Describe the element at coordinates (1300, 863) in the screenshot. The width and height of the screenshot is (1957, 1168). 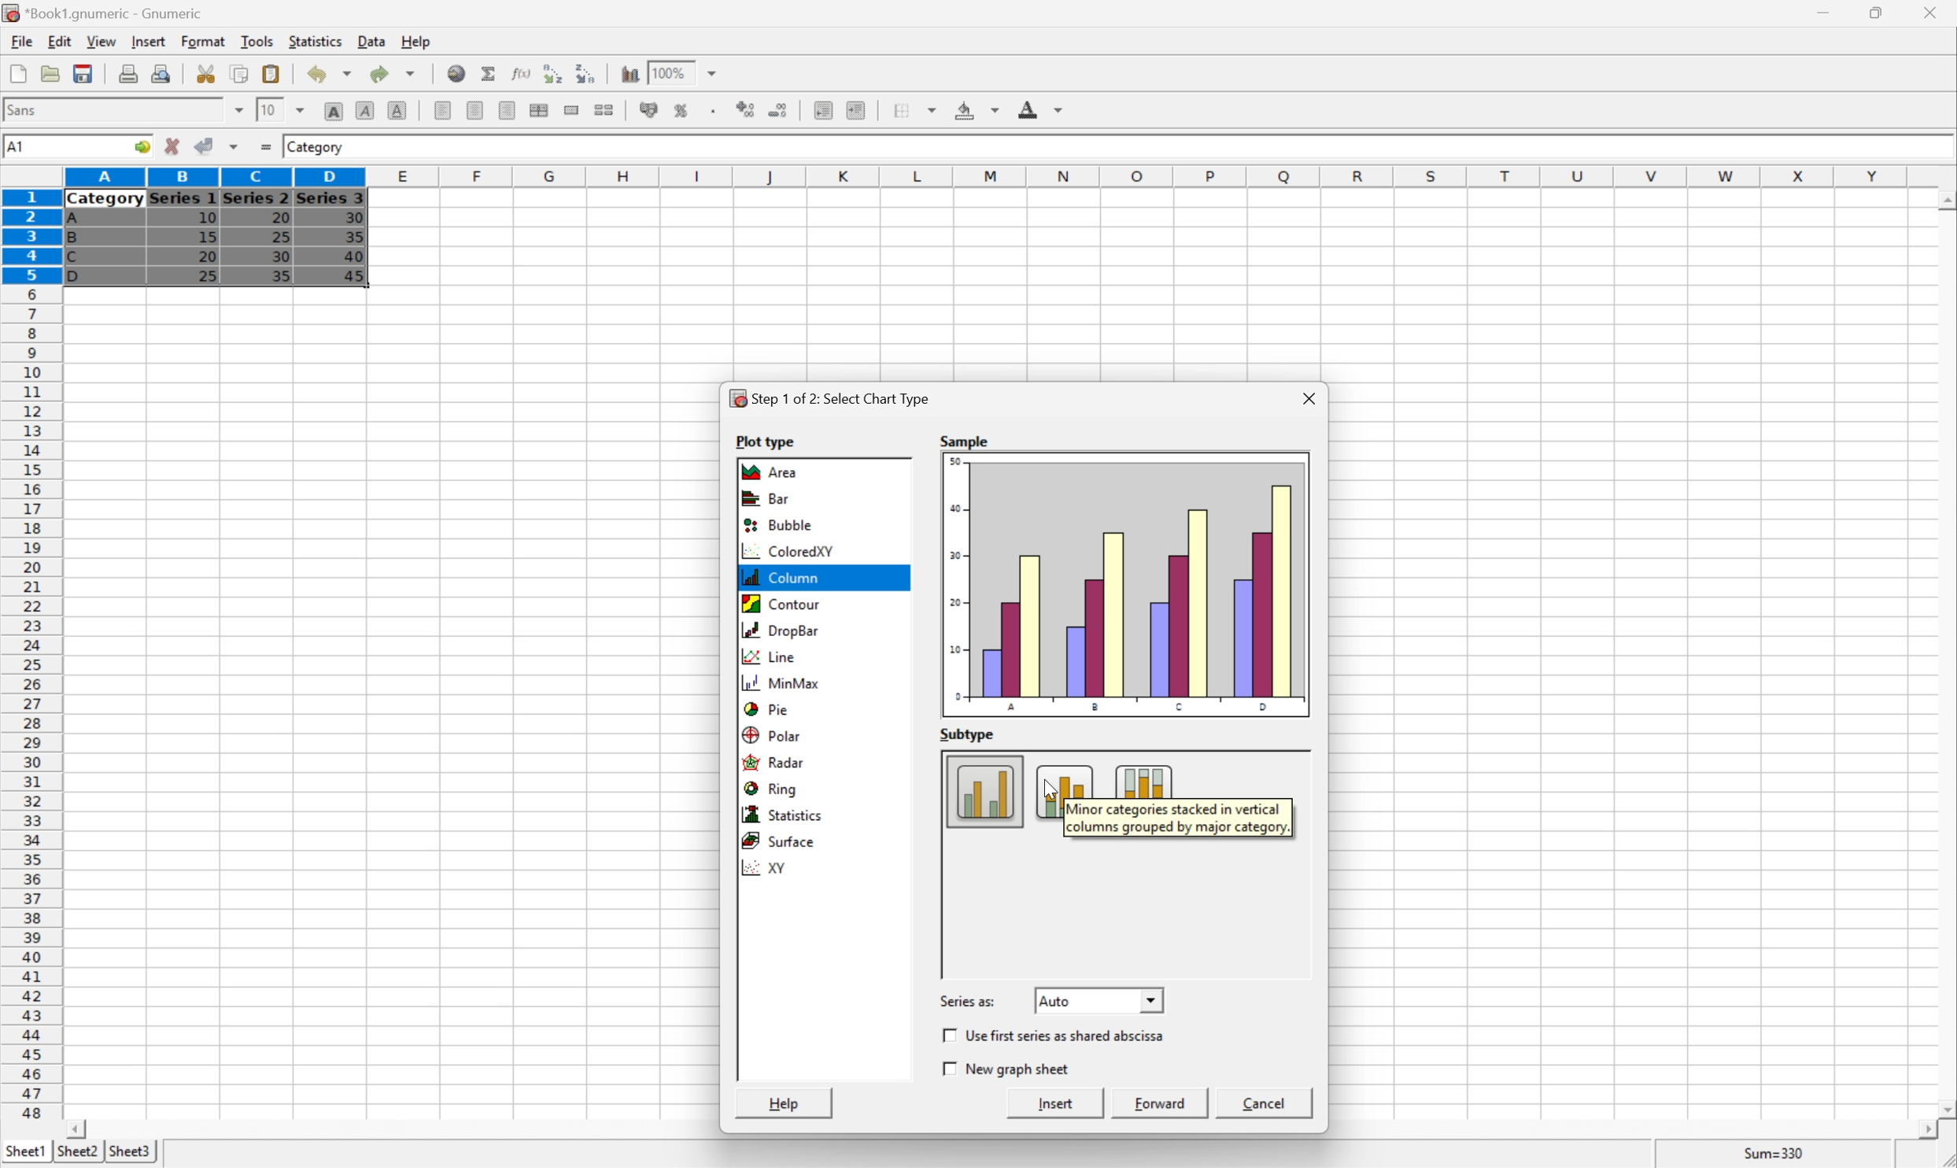
I see `Scroll Bar` at that location.